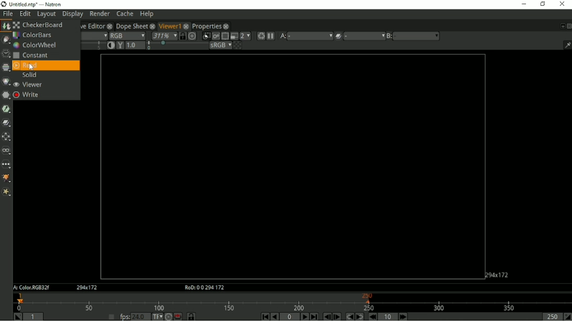 This screenshot has height=321, width=572. Describe the element at coordinates (221, 45) in the screenshot. I see `sRGB` at that location.